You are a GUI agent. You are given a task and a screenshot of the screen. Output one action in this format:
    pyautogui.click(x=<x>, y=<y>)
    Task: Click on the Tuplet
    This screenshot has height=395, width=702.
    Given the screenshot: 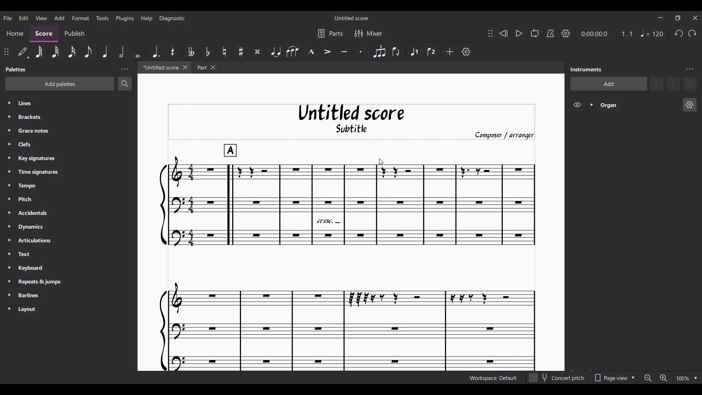 What is the action you would take?
    pyautogui.click(x=380, y=52)
    